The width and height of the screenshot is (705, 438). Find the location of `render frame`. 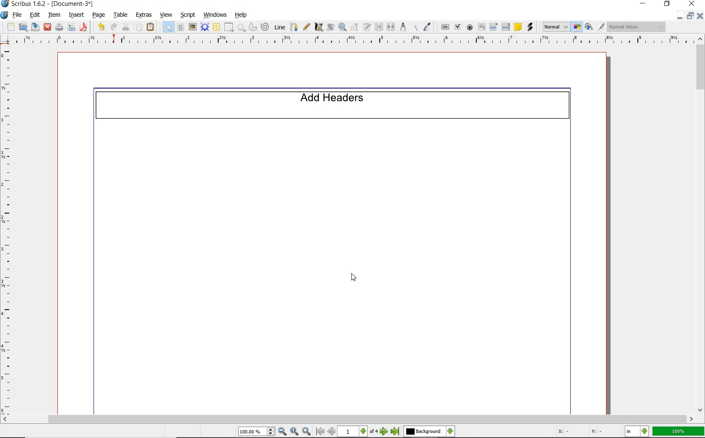

render frame is located at coordinates (205, 27).